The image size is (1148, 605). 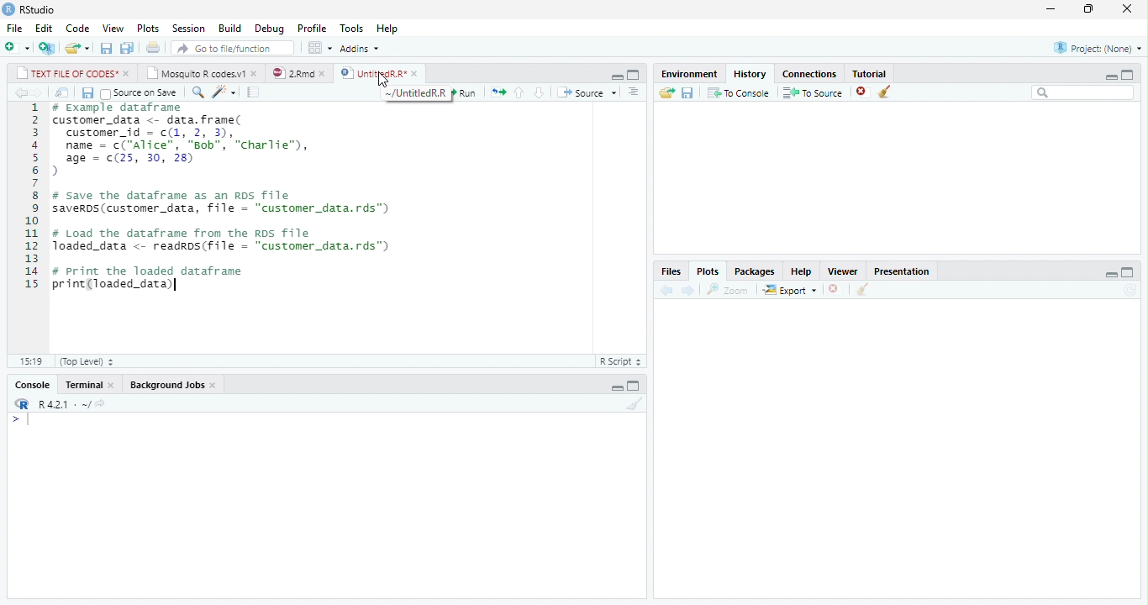 I want to click on back, so click(x=666, y=291).